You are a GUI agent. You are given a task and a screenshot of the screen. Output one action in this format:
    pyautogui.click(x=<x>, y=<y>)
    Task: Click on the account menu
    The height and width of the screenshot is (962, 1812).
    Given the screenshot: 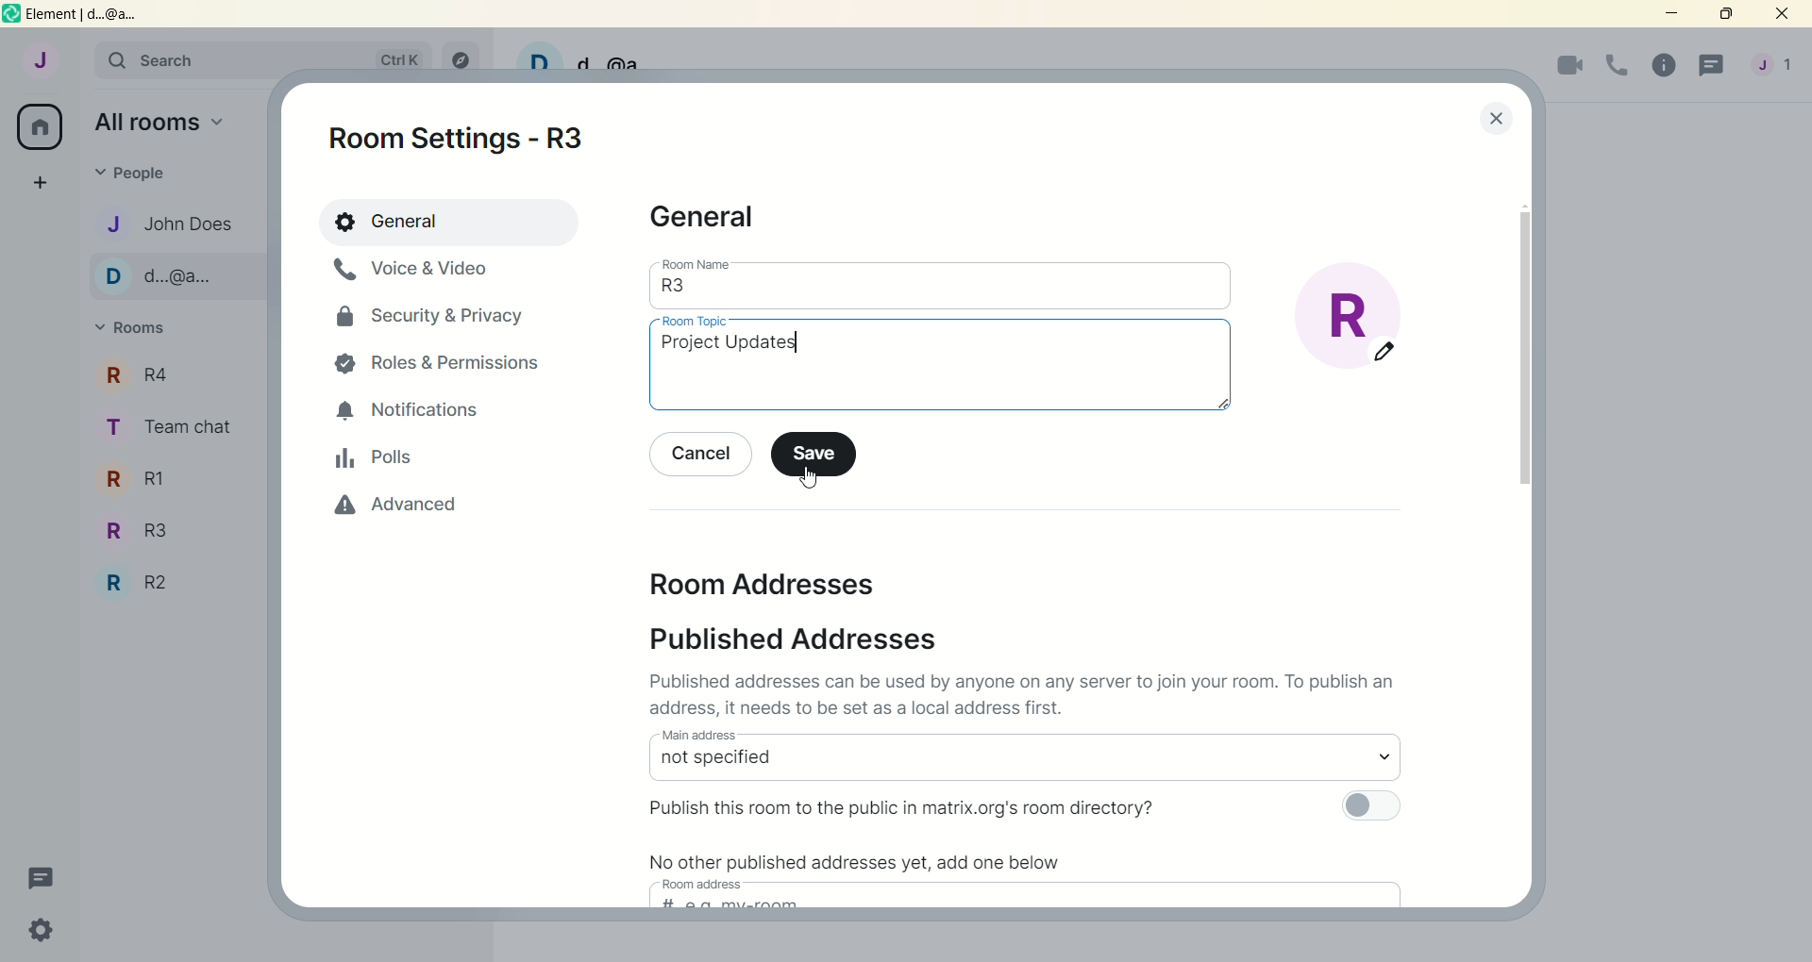 What is the action you would take?
    pyautogui.click(x=1773, y=67)
    